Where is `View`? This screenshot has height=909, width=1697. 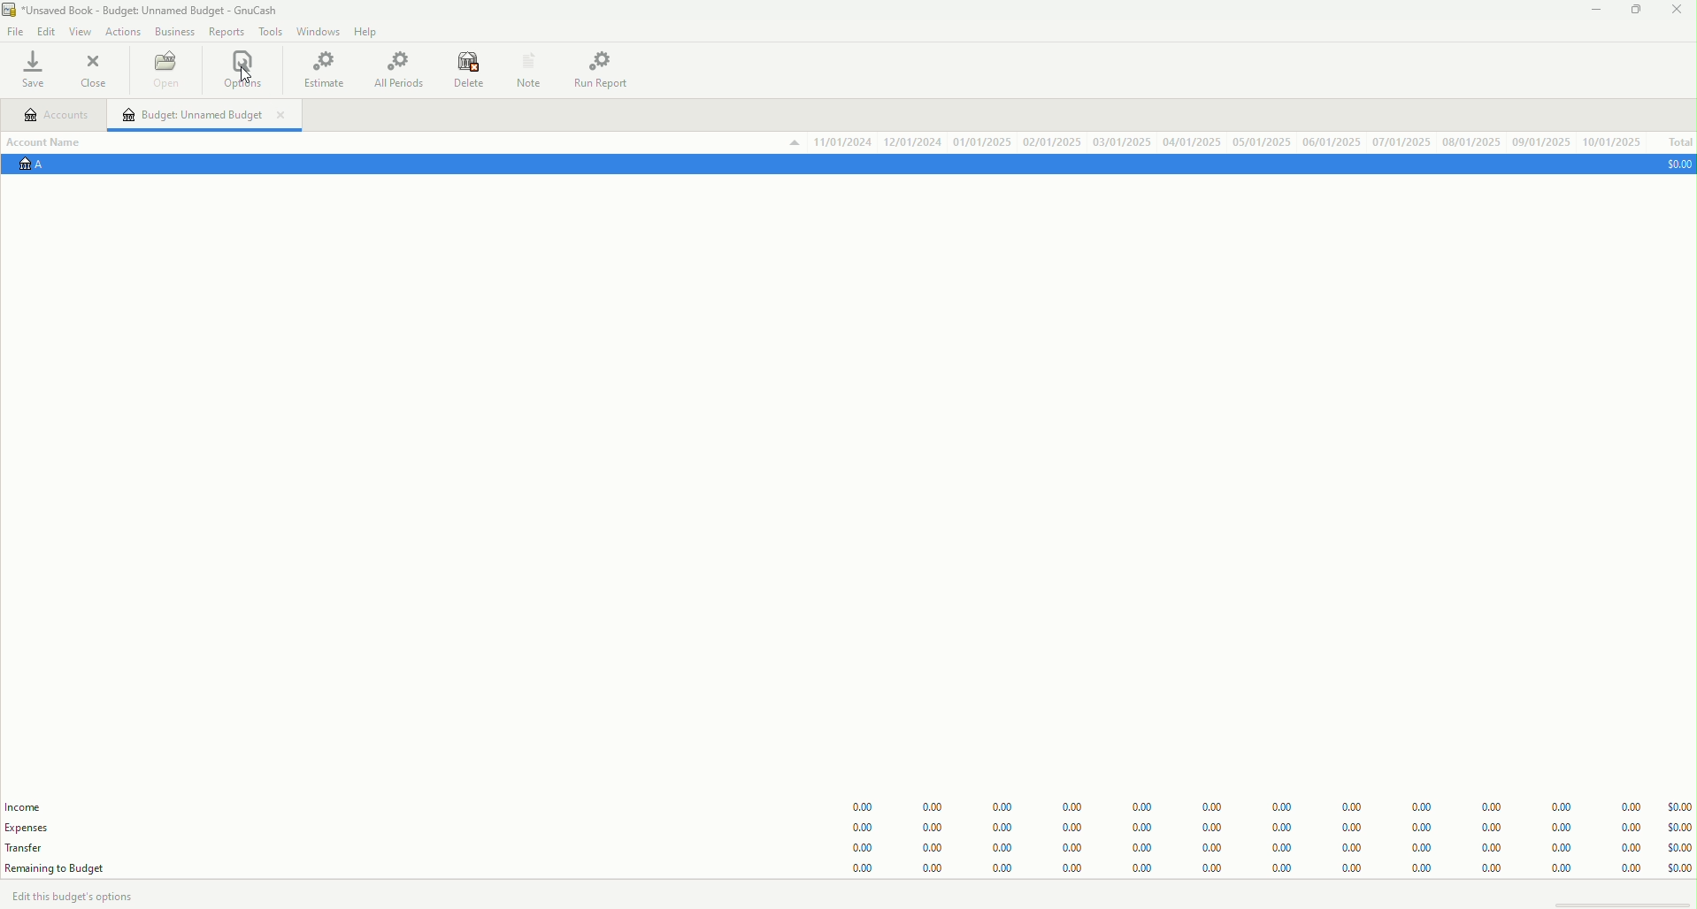
View is located at coordinates (79, 33).